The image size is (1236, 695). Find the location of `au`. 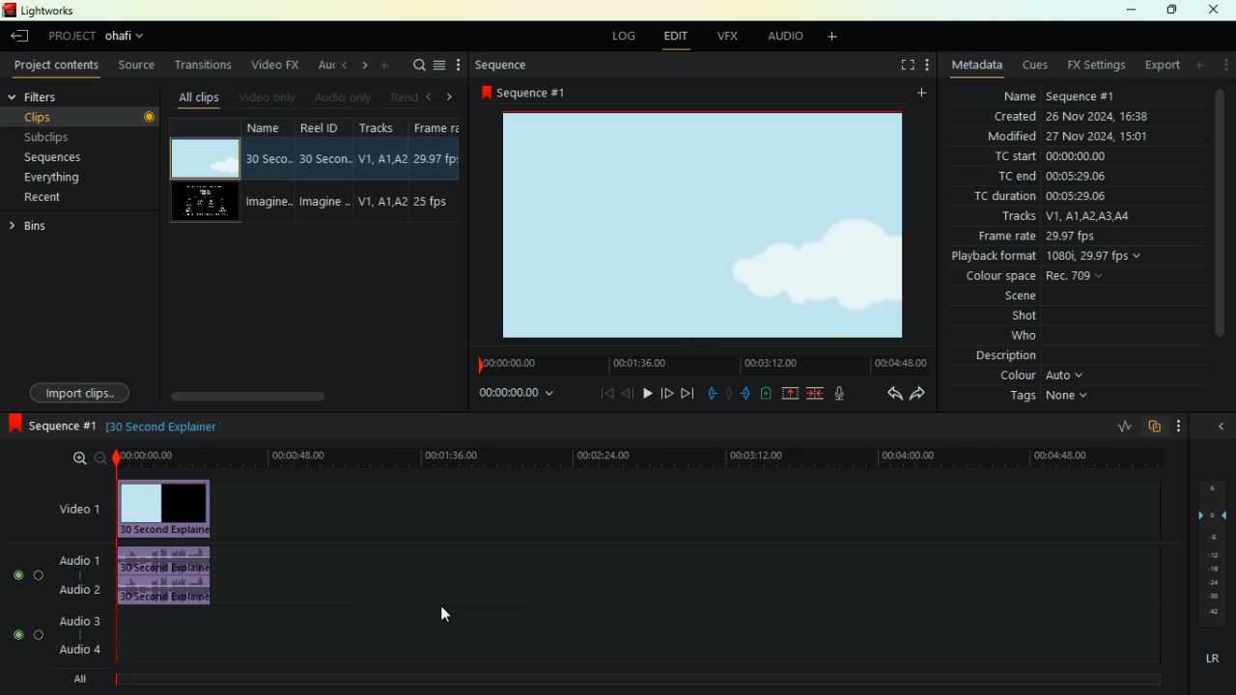

au is located at coordinates (323, 66).